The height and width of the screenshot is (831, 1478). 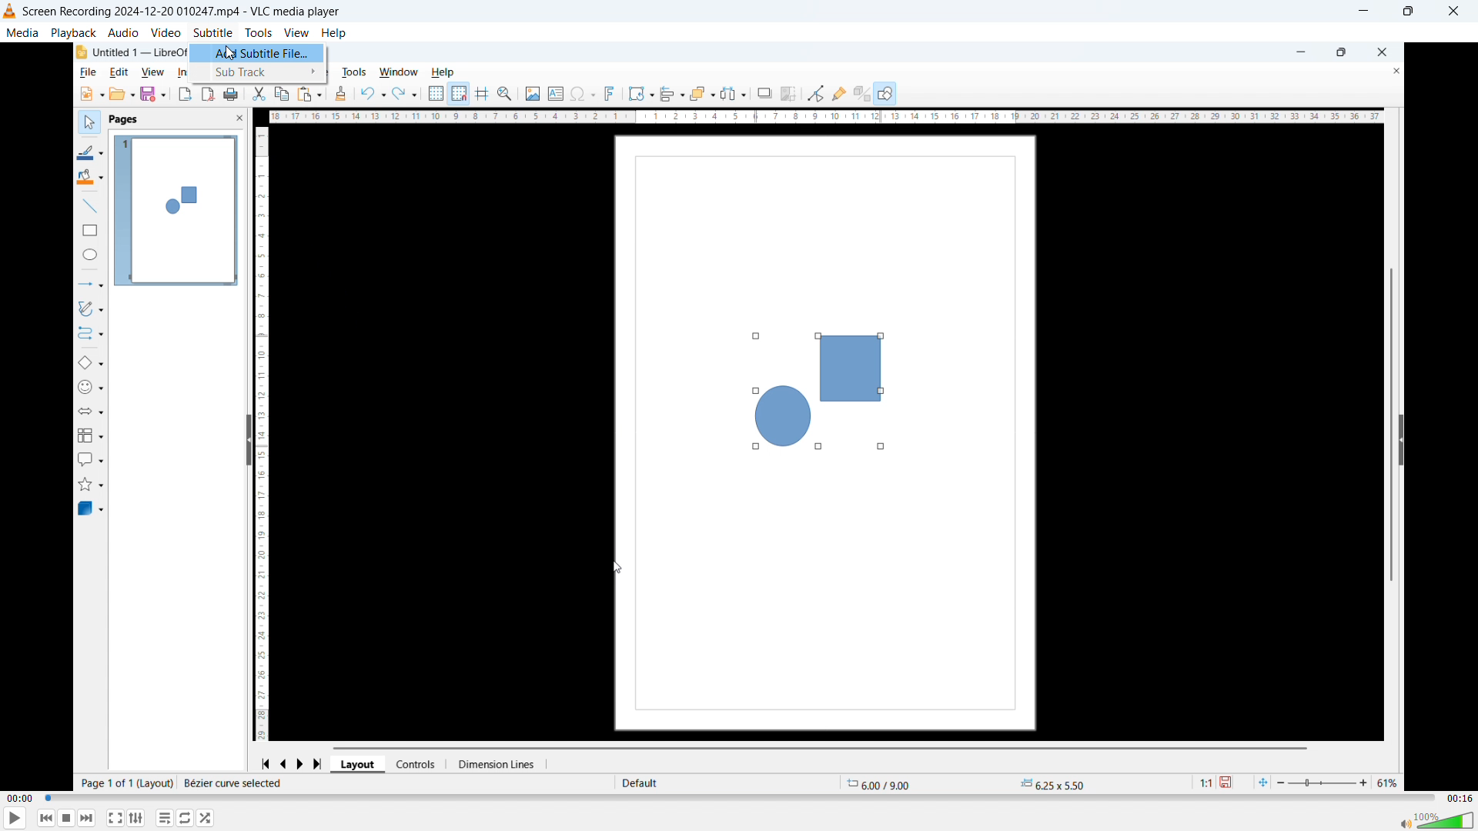 I want to click on ruler, so click(x=266, y=431).